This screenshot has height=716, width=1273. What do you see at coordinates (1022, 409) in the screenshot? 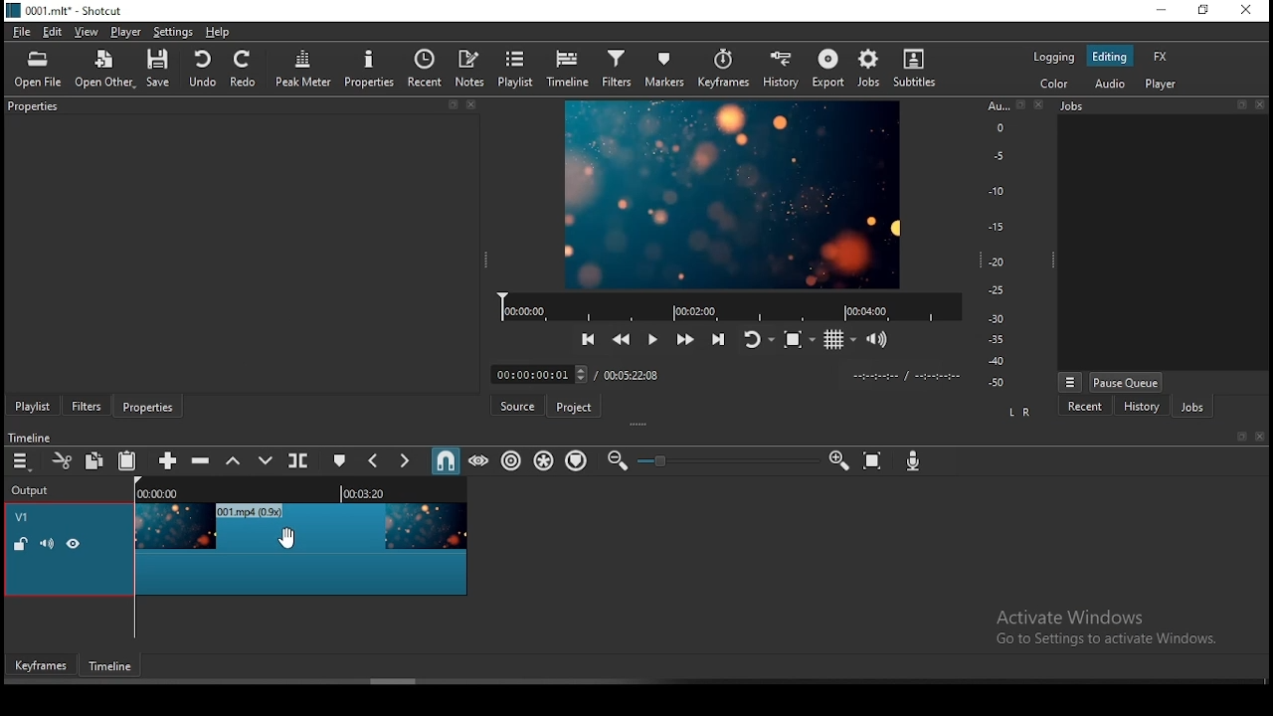
I see `LR` at bounding box center [1022, 409].